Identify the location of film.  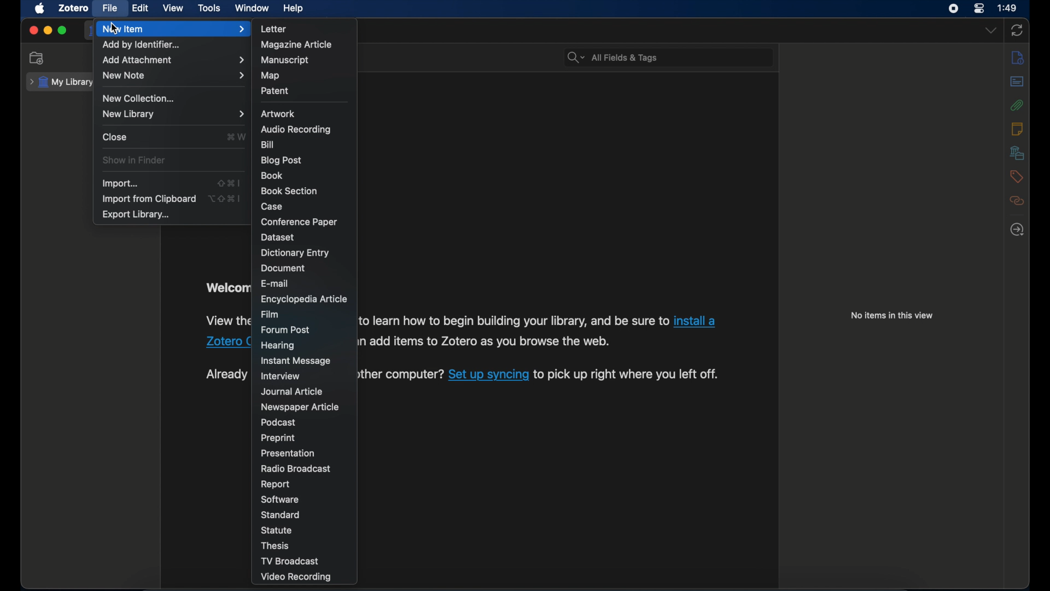
(270, 314).